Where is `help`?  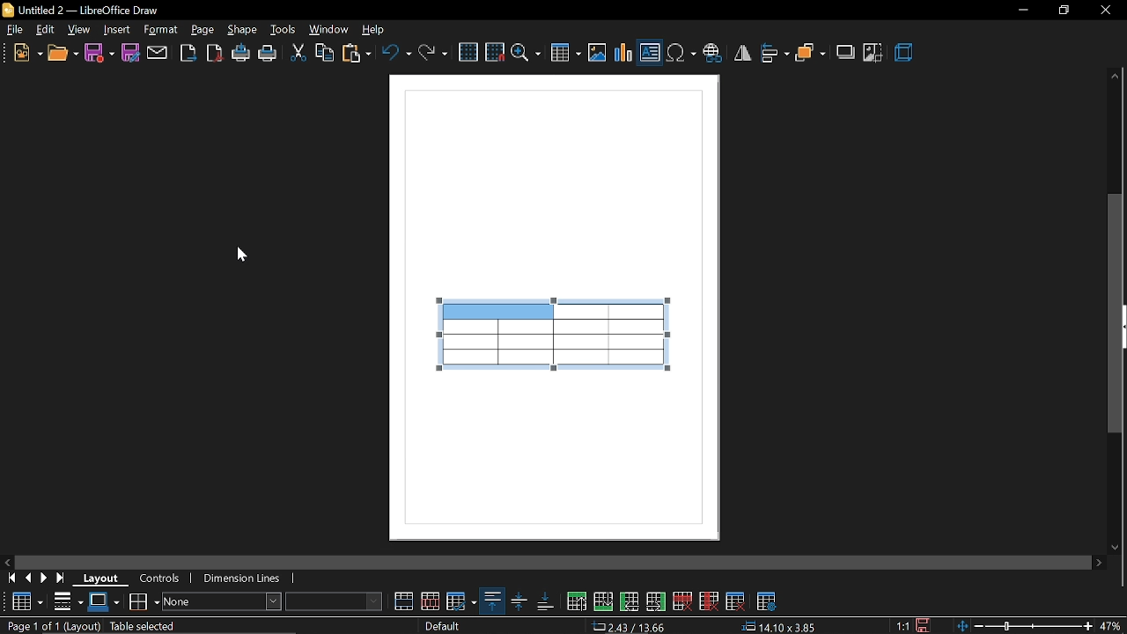 help is located at coordinates (378, 29).